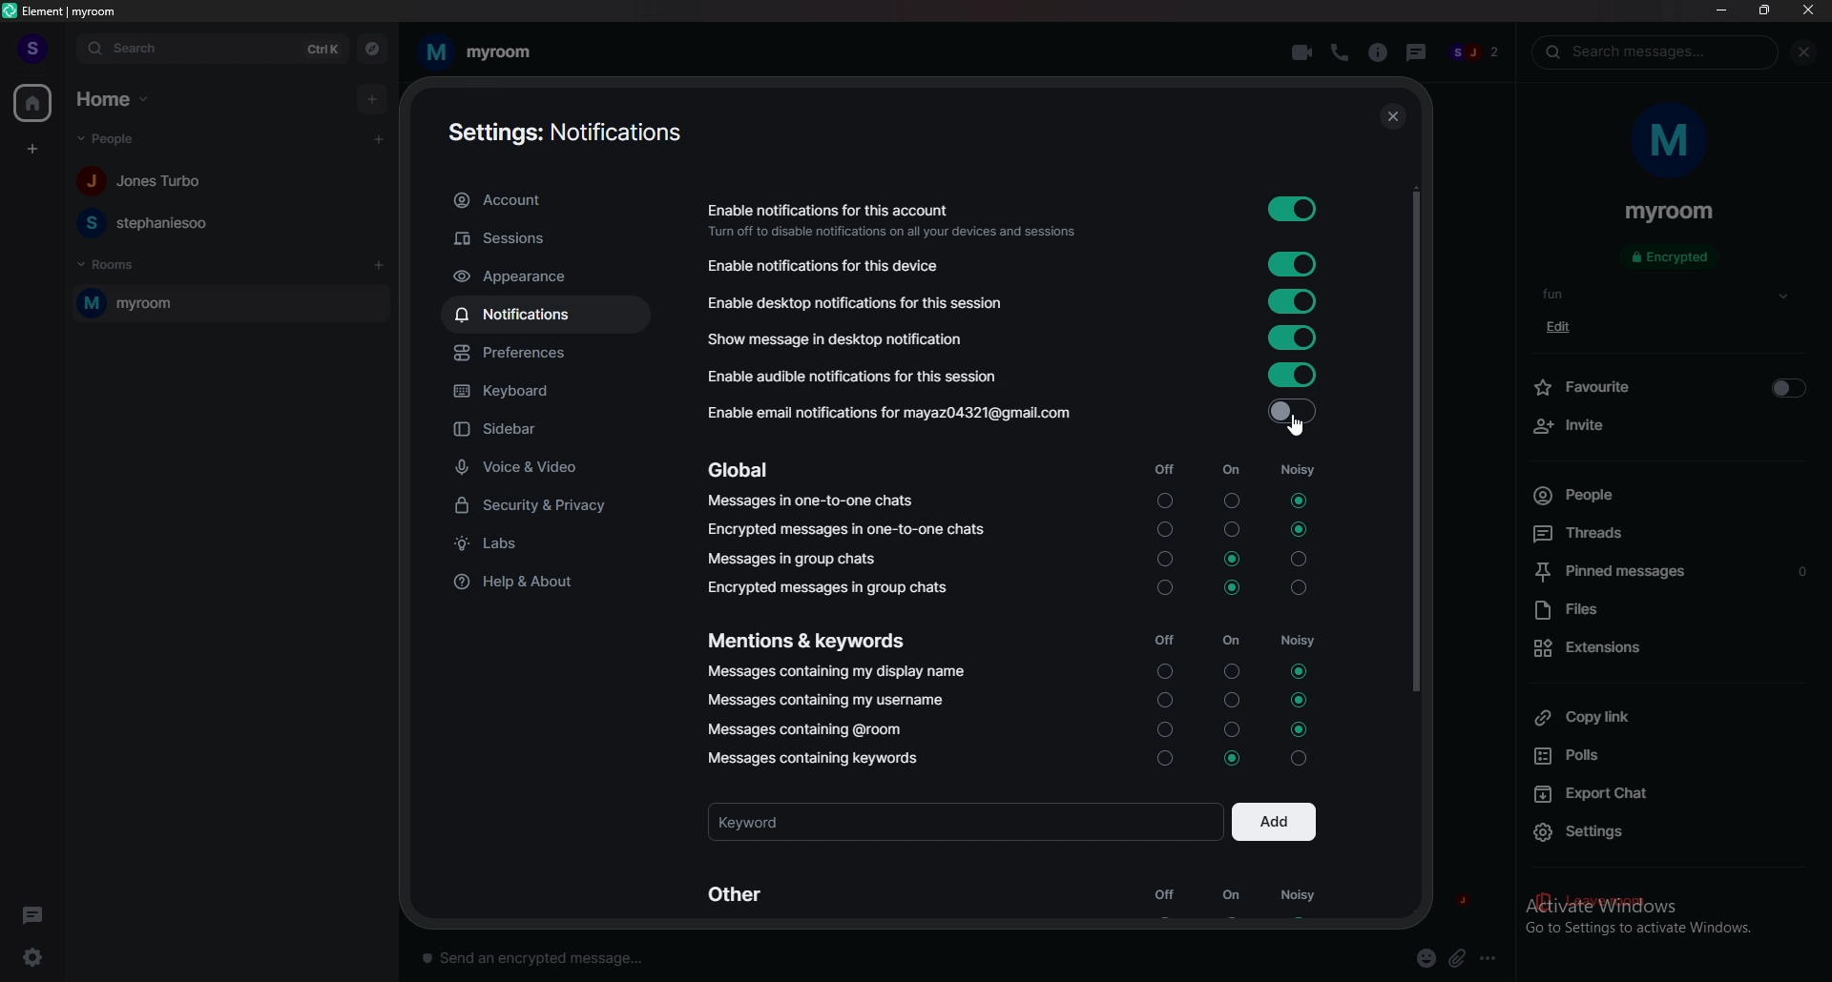 The width and height of the screenshot is (1832, 982). I want to click on options, so click(1491, 957).